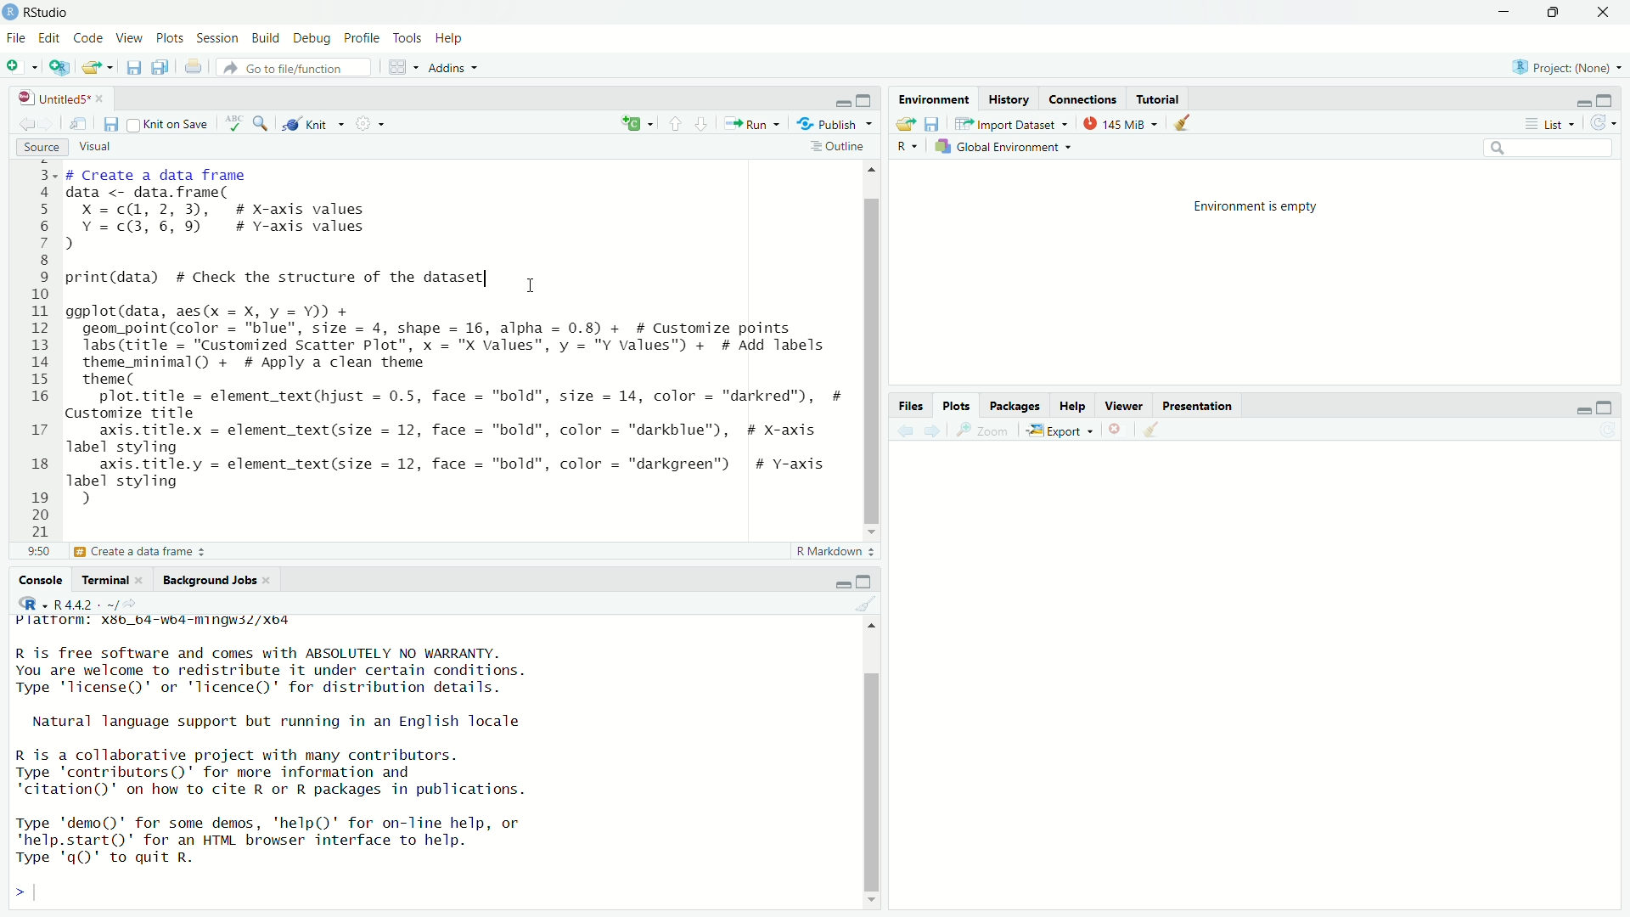 This screenshot has width=1630, height=917. What do you see at coordinates (50, 40) in the screenshot?
I see `Edit` at bounding box center [50, 40].